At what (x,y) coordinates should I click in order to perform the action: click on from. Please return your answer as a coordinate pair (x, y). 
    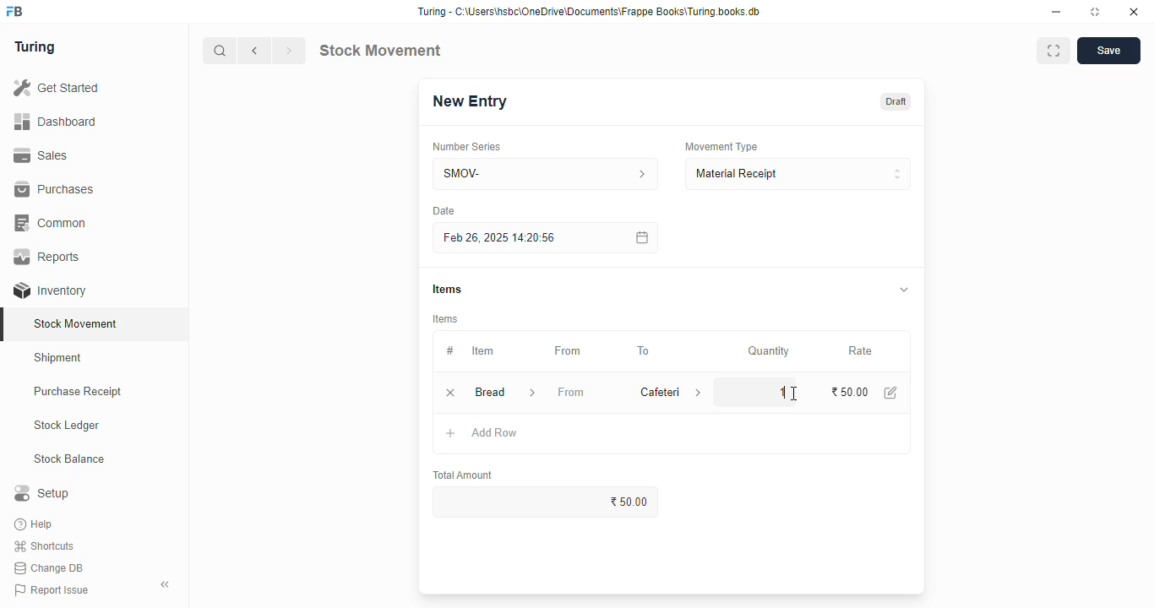
    Looking at the image, I should click on (569, 351).